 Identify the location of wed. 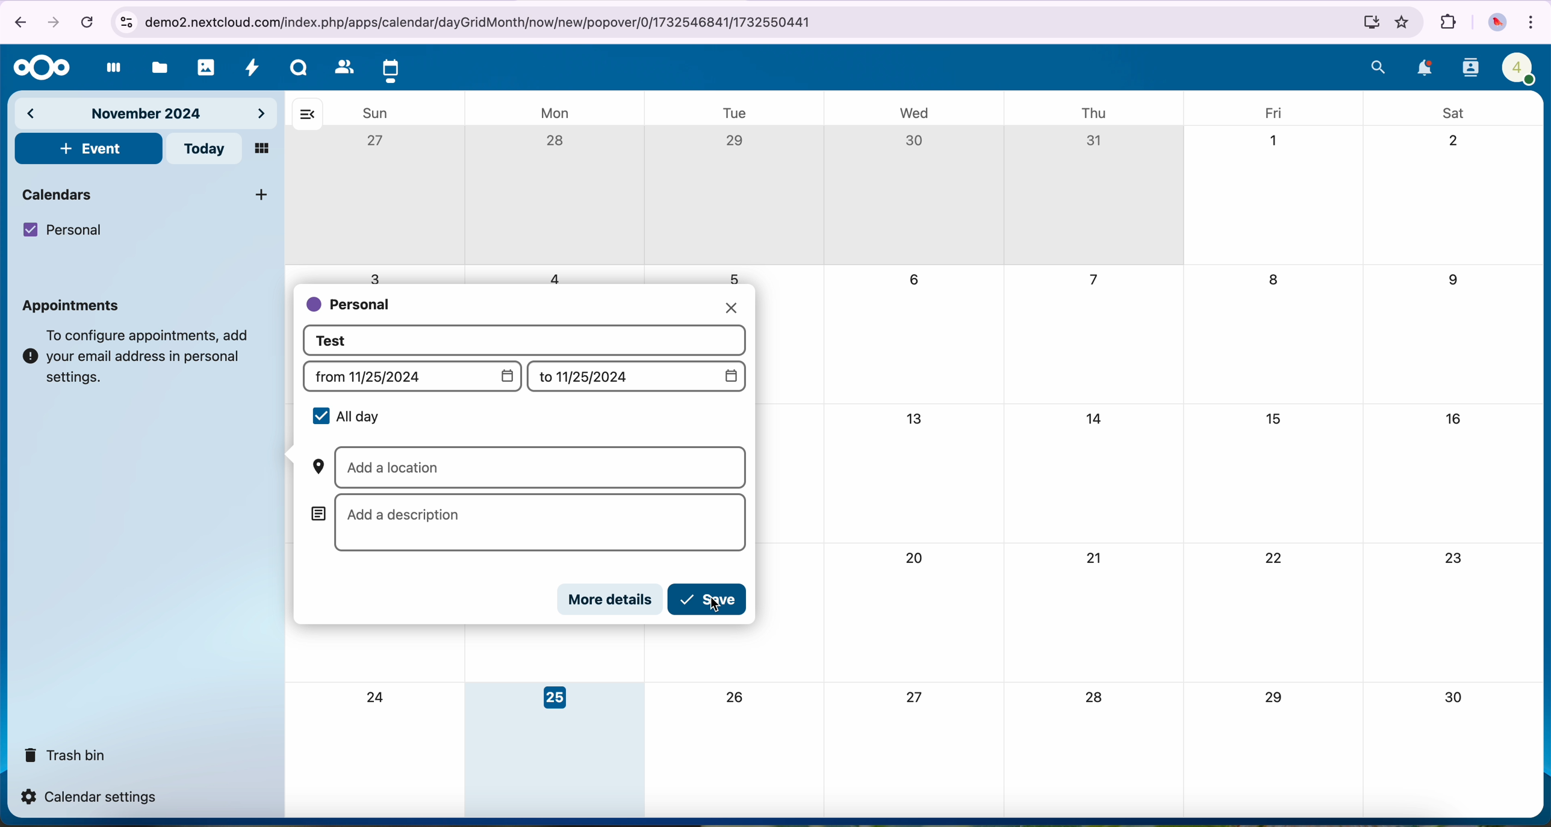
(913, 112).